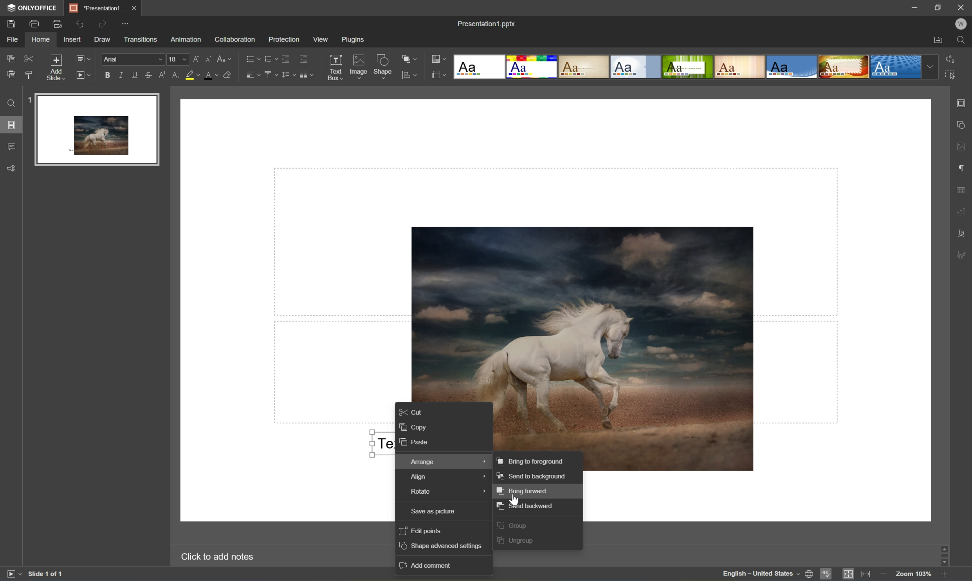  Describe the element at coordinates (442, 493) in the screenshot. I see `Rotate` at that location.